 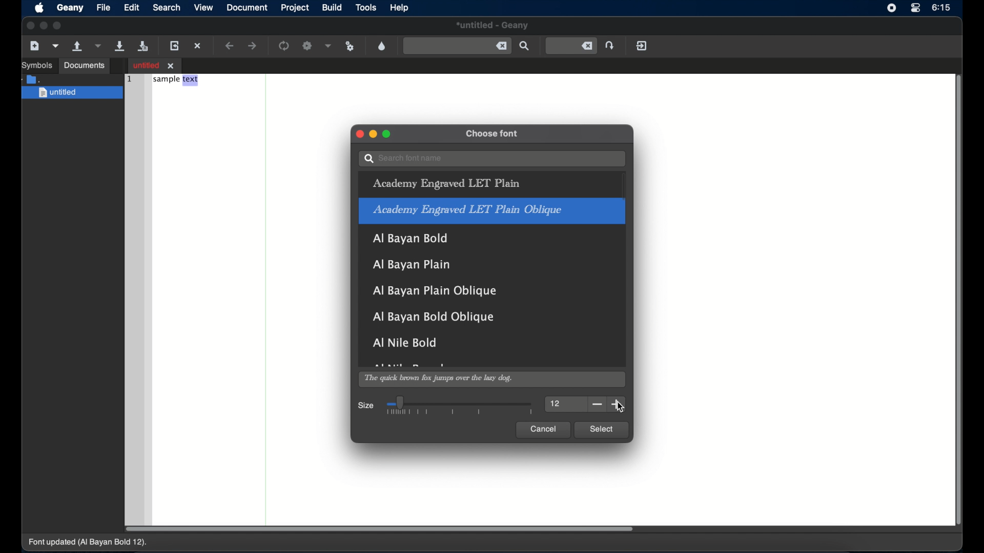 What do you see at coordinates (99, 46) in the screenshot?
I see `open a recent file` at bounding box center [99, 46].